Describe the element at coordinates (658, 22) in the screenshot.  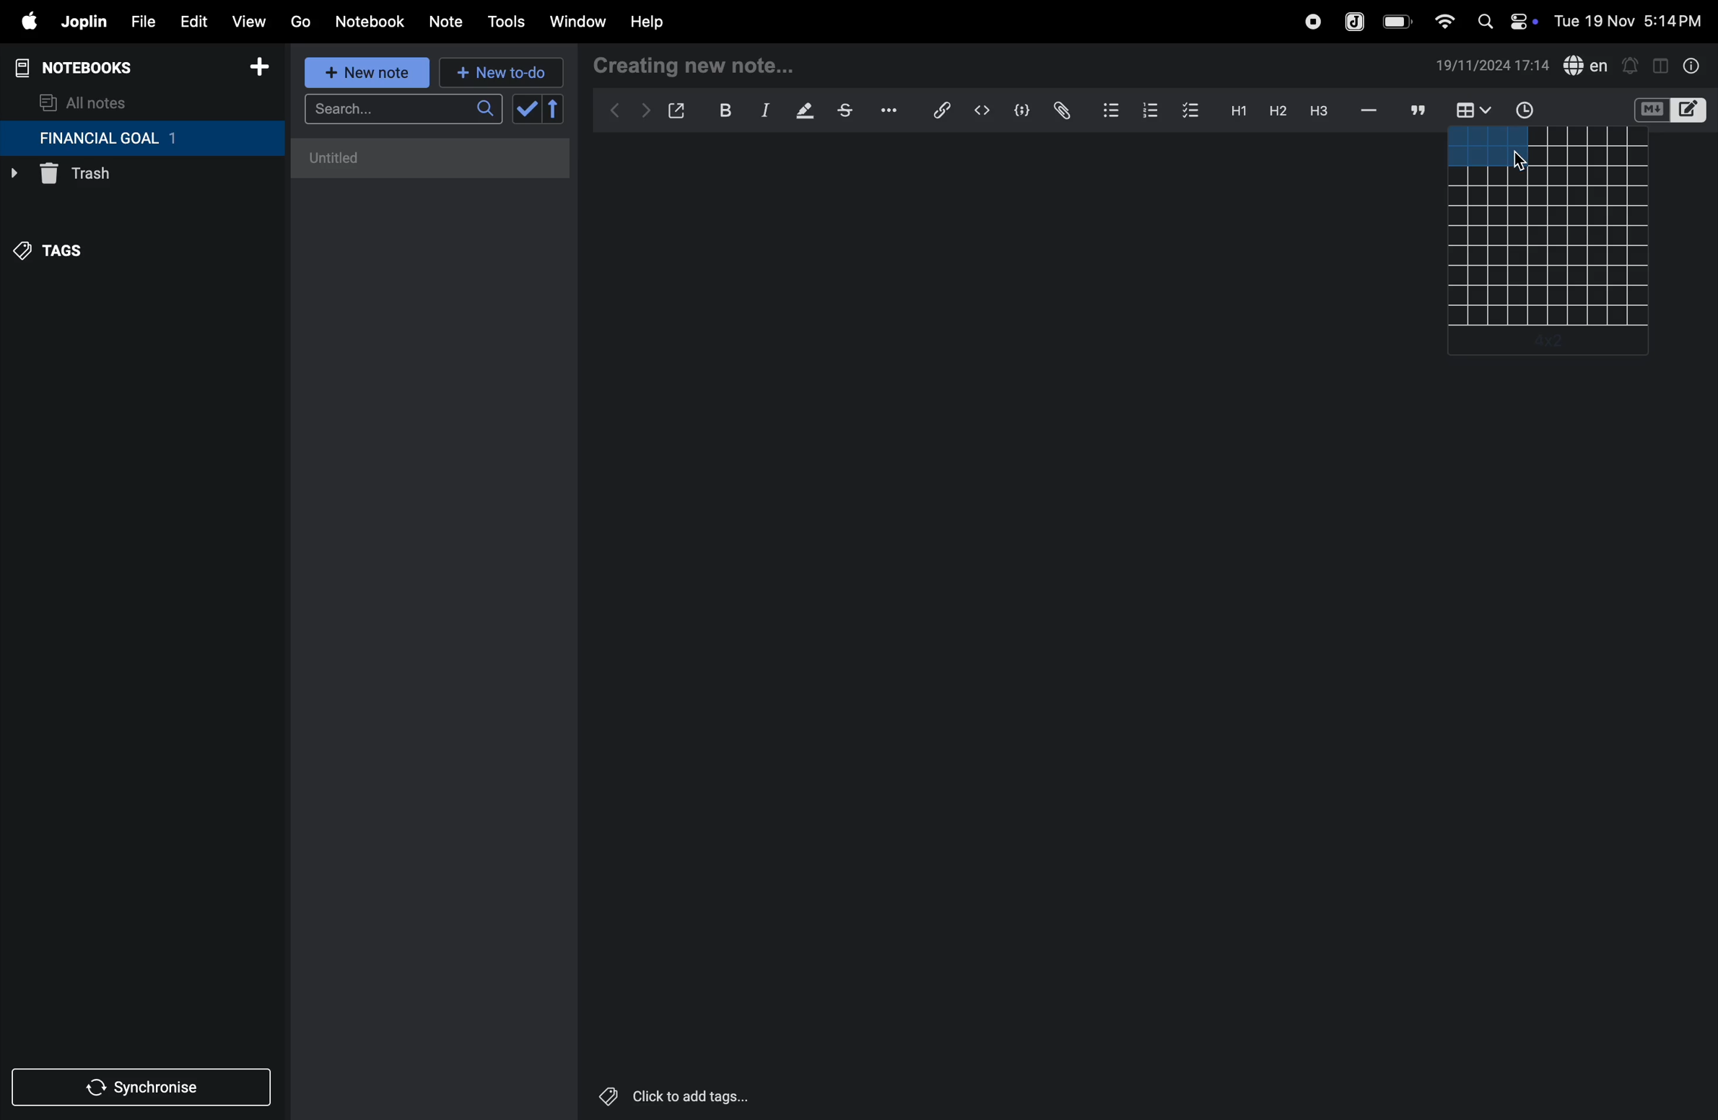
I see `help` at that location.